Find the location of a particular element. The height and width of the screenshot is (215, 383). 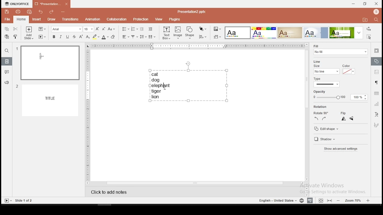

fit to slide is located at coordinates (329, 200).